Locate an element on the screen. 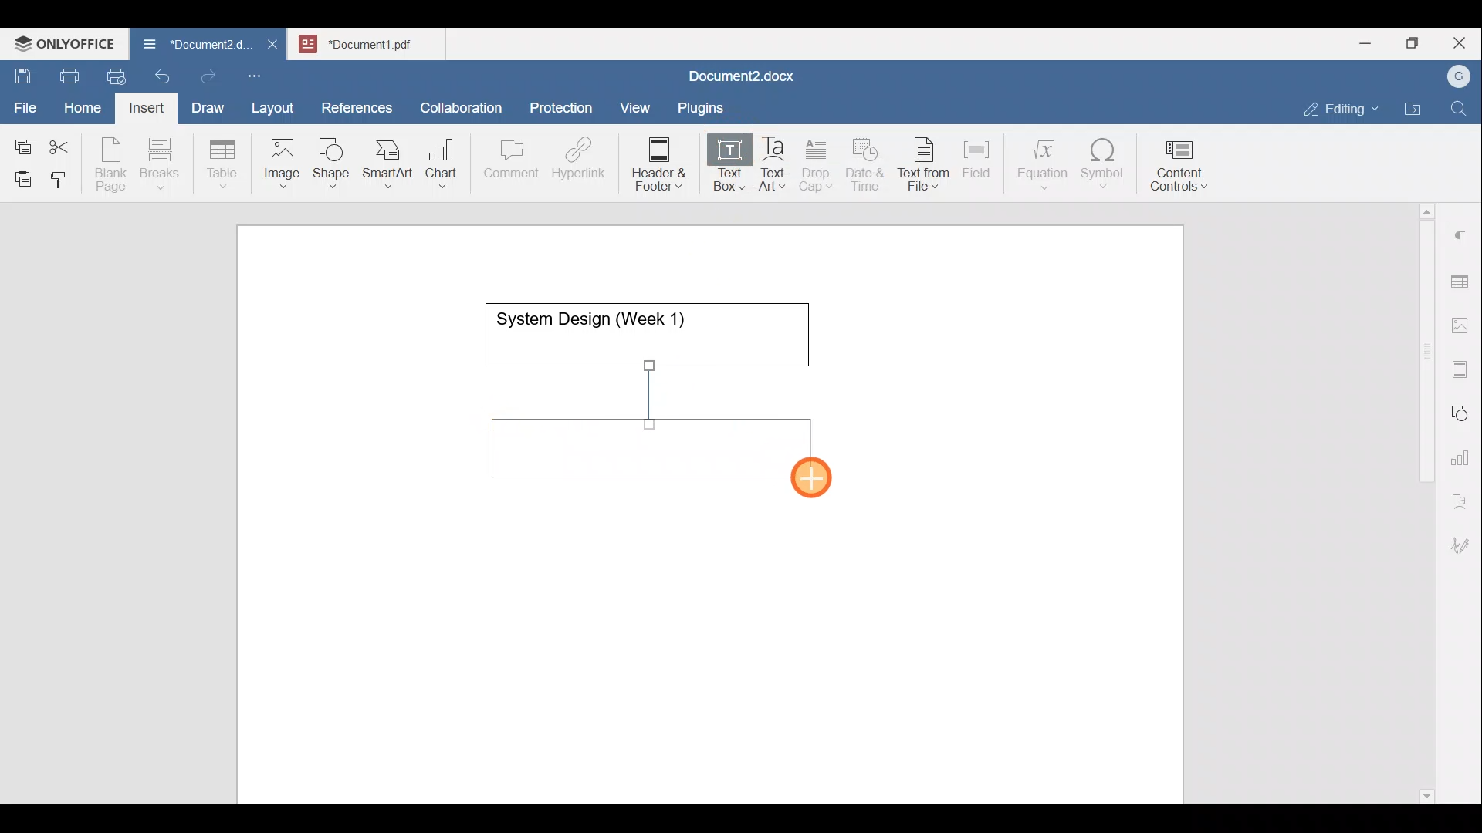 This screenshot has width=1482, height=833. Signature settings is located at coordinates (1464, 540).